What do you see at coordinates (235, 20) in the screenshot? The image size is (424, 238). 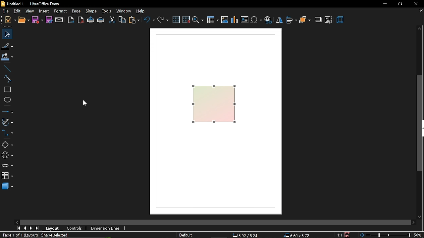 I see `Insert chart` at bounding box center [235, 20].